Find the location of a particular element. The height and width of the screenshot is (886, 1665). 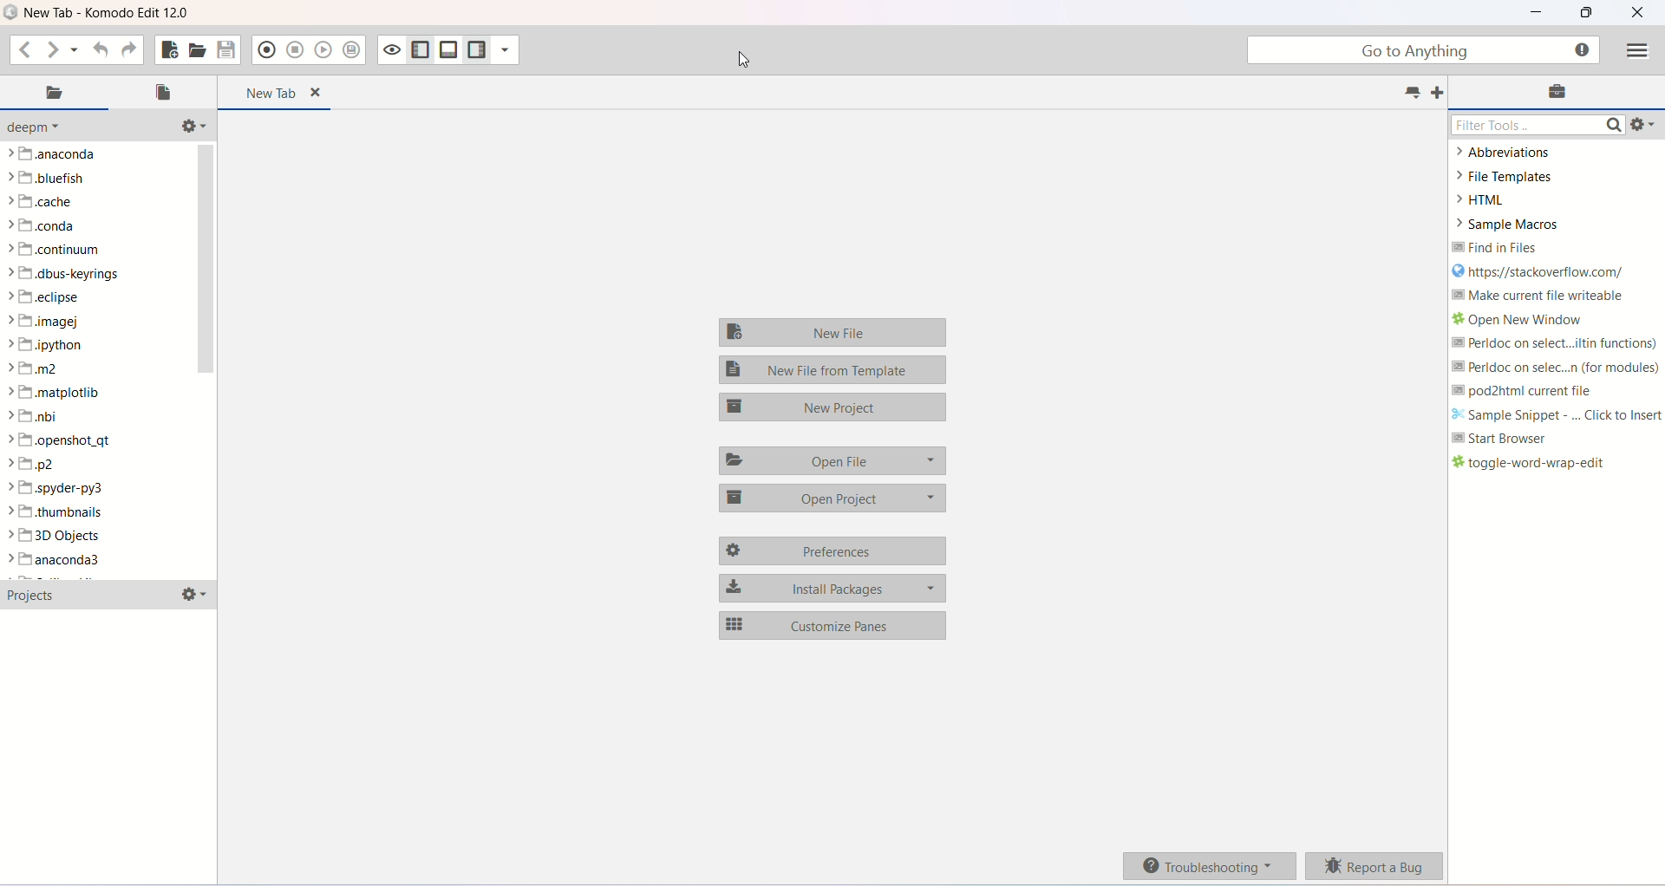

show/right bottom pane is located at coordinates (448, 50).